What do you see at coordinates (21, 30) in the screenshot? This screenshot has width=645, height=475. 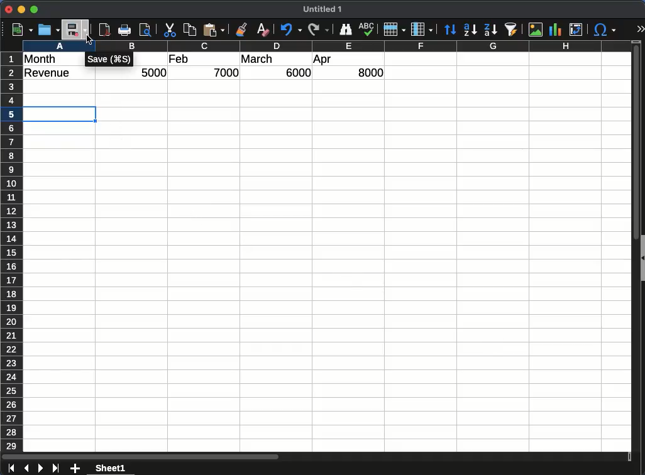 I see `new` at bounding box center [21, 30].